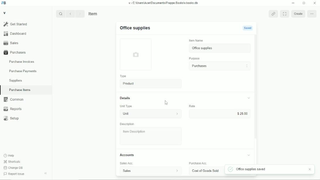  Describe the element at coordinates (20, 90) in the screenshot. I see `purchase items` at that location.